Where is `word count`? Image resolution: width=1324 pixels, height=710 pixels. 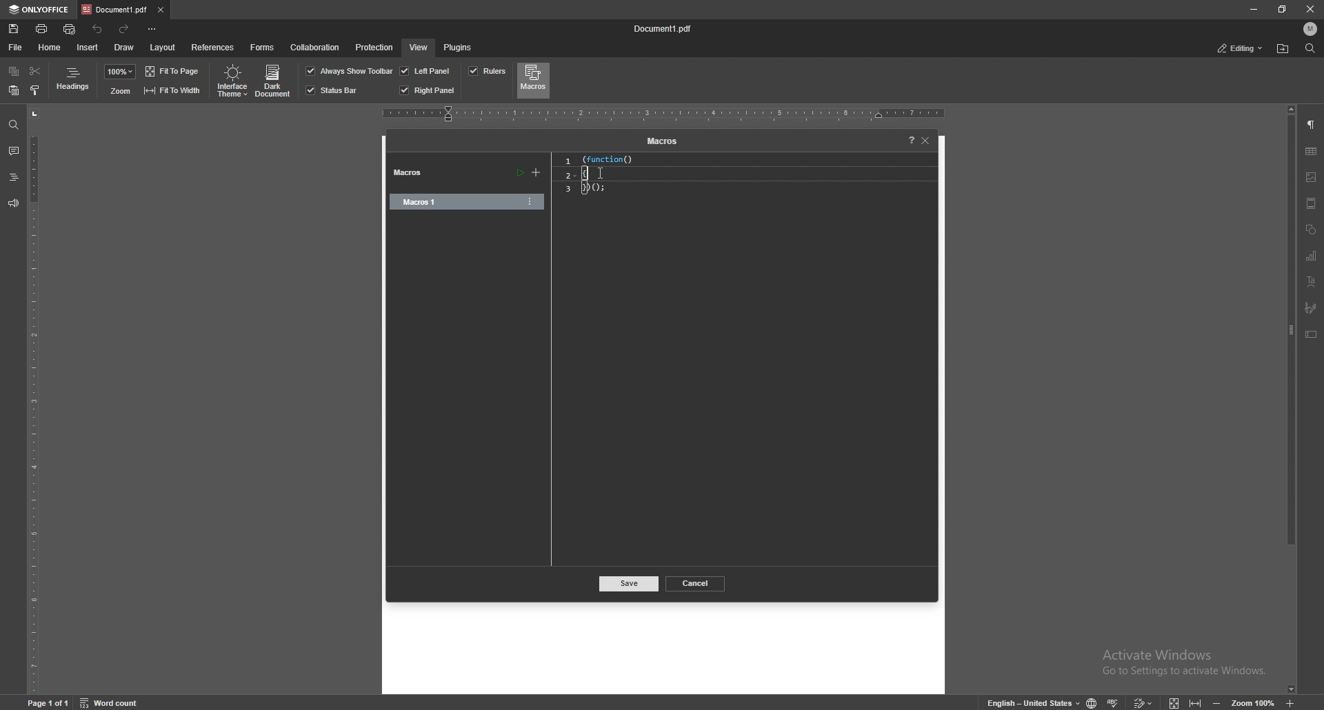
word count is located at coordinates (116, 702).